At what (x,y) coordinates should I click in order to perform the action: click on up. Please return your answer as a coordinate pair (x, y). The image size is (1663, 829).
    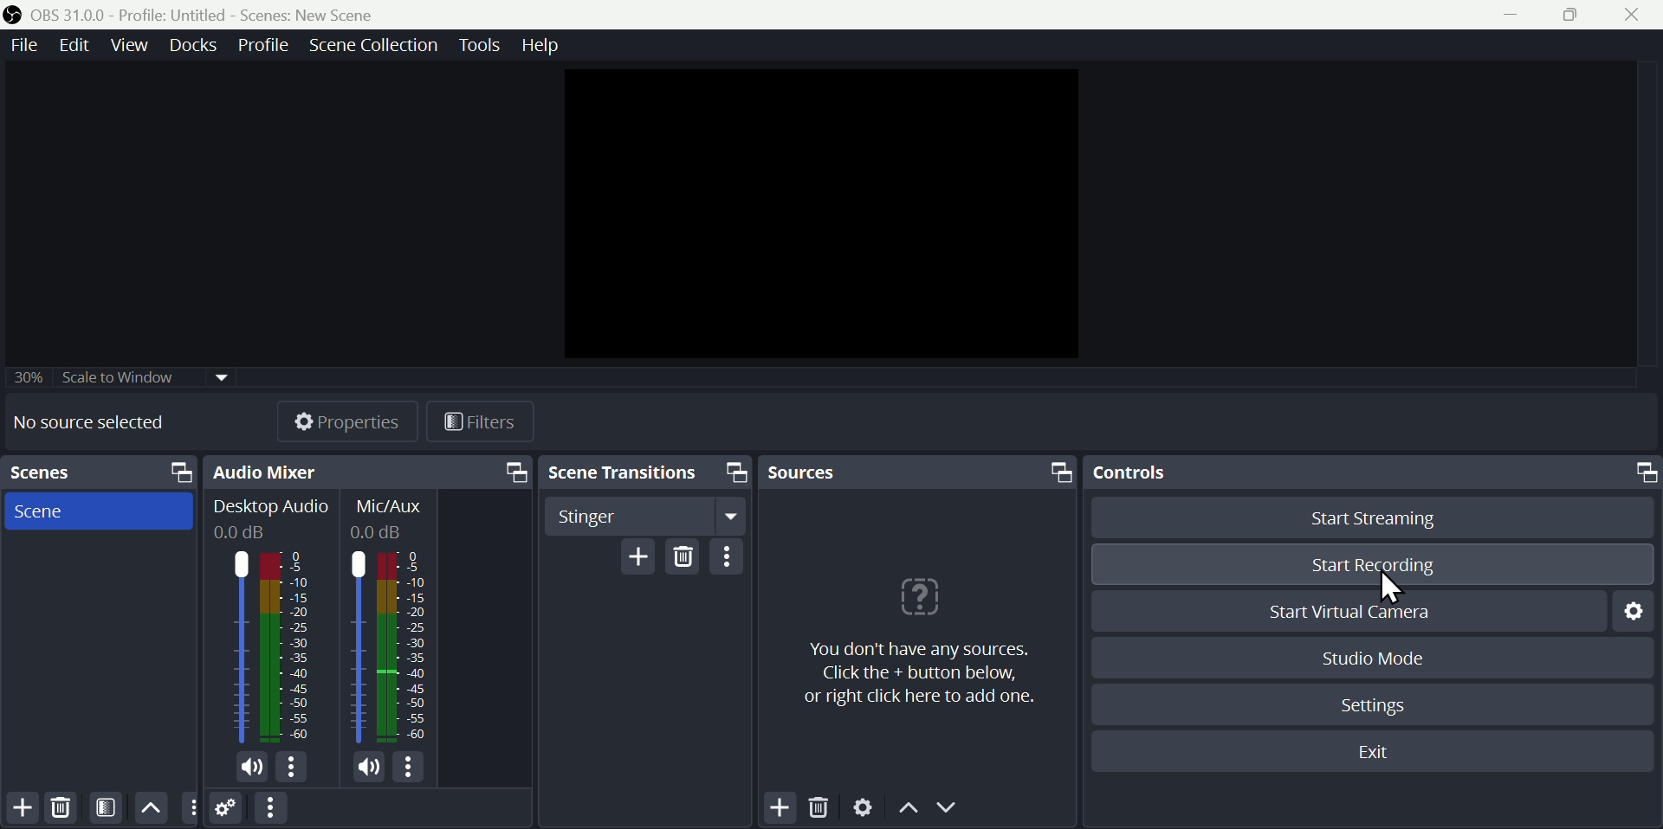
    Looking at the image, I should click on (908, 809).